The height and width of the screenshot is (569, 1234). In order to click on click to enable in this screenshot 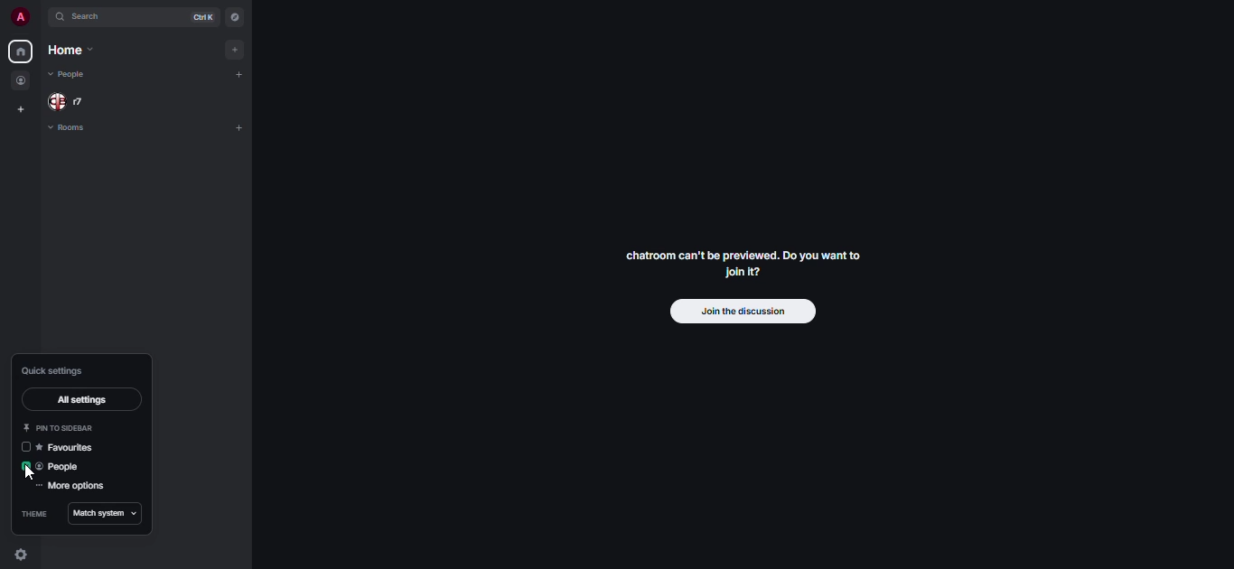, I will do `click(25, 448)`.